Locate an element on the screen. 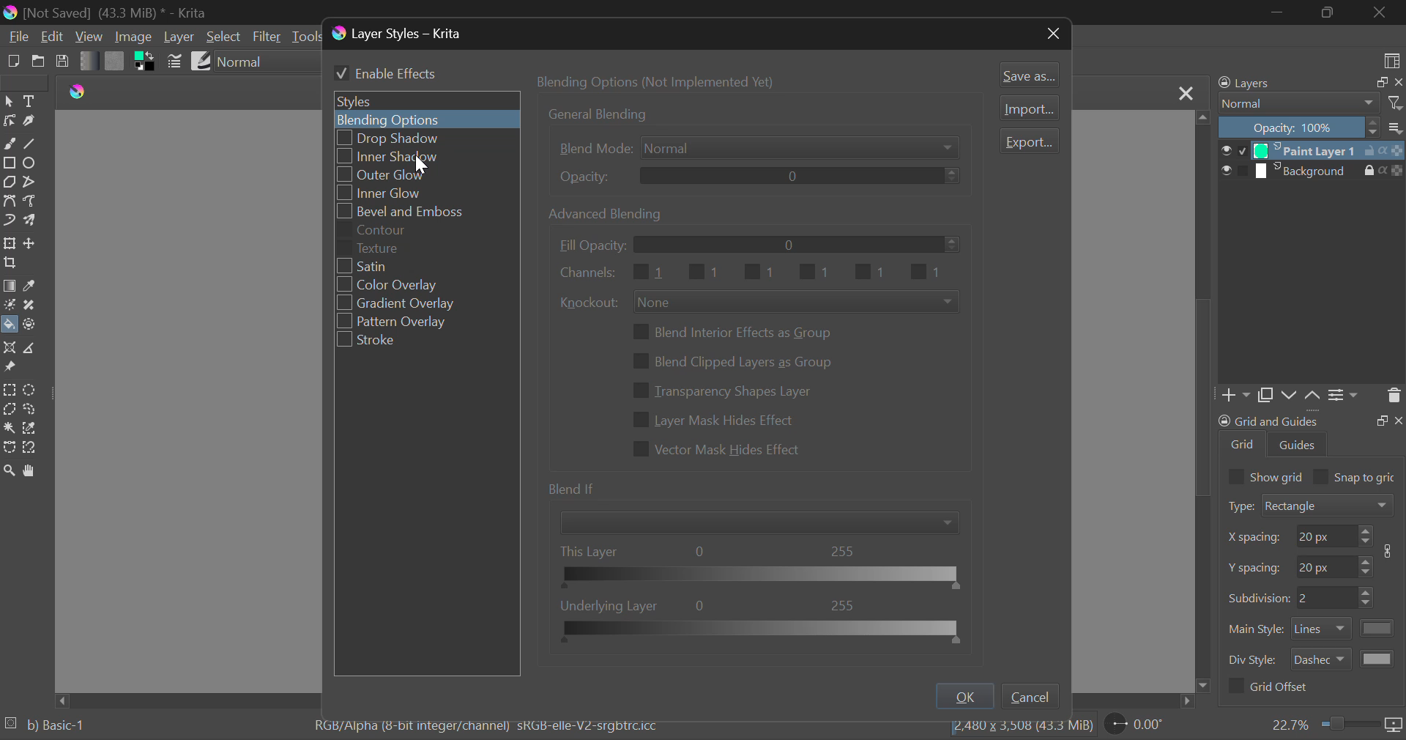 The height and width of the screenshot is (740, 1406). Blending Mode is located at coordinates (265, 62).